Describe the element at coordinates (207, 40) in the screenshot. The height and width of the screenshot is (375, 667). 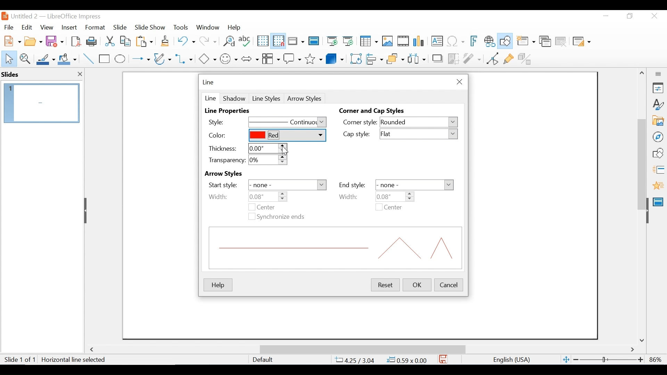
I see `Redo` at that location.